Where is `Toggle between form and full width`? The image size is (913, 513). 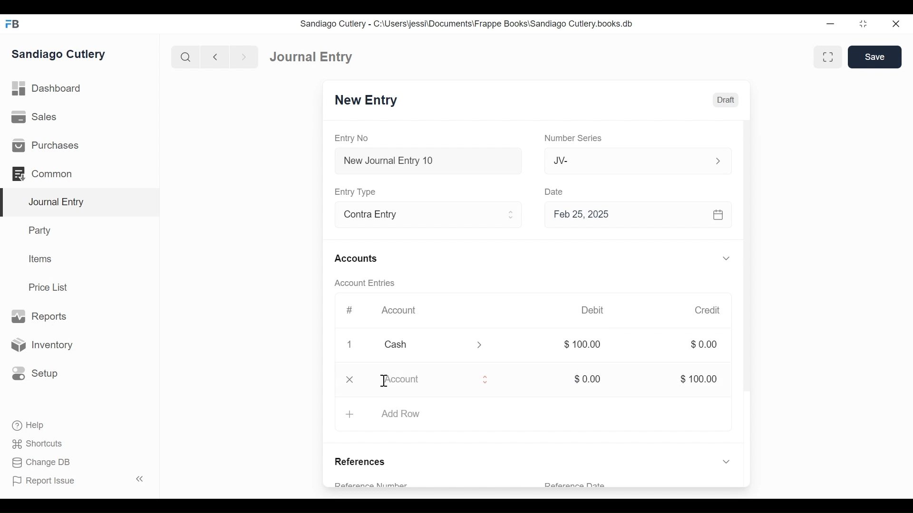 Toggle between form and full width is located at coordinates (826, 56).